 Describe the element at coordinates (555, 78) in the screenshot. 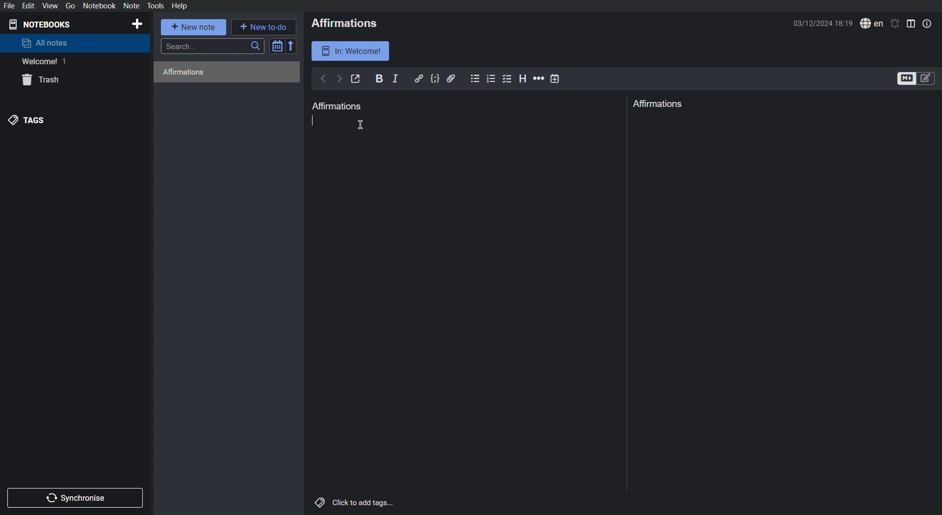

I see `Insert Time` at that location.